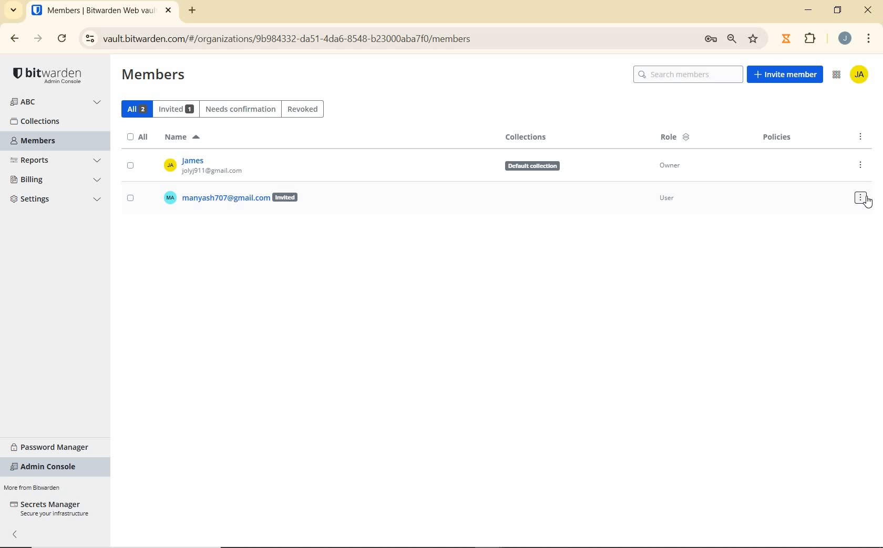  What do you see at coordinates (135, 108) in the screenshot?
I see `ALL` at bounding box center [135, 108].